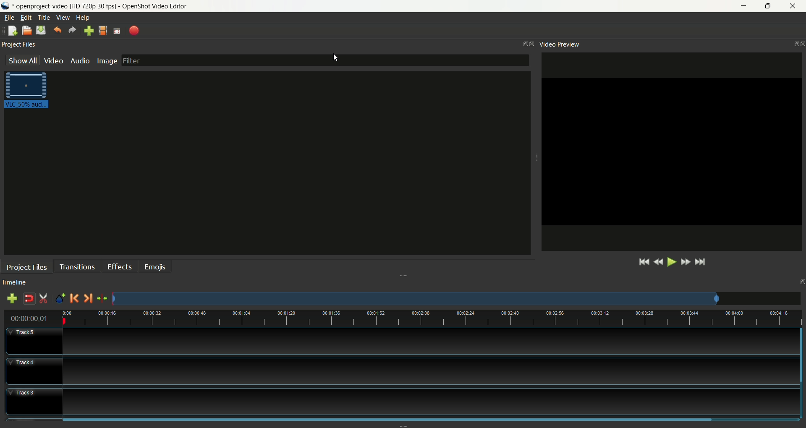 This screenshot has width=806, height=428. What do you see at coordinates (34, 372) in the screenshot?
I see `track4` at bounding box center [34, 372].